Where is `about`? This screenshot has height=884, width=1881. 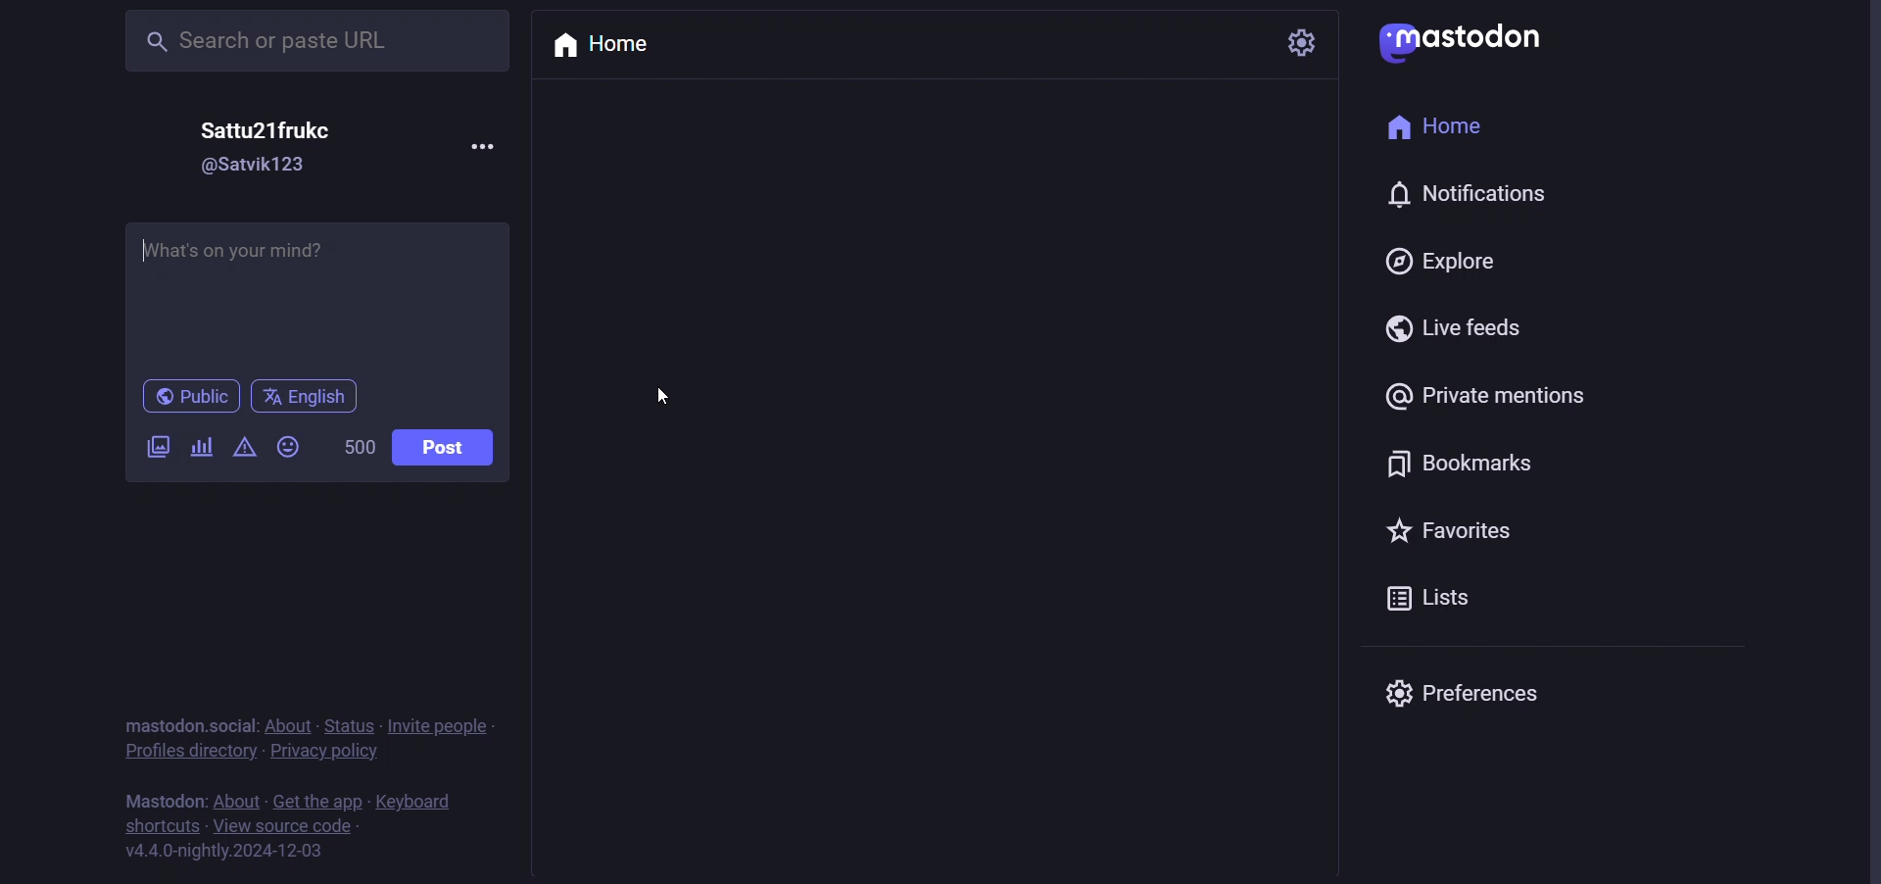
about is located at coordinates (285, 724).